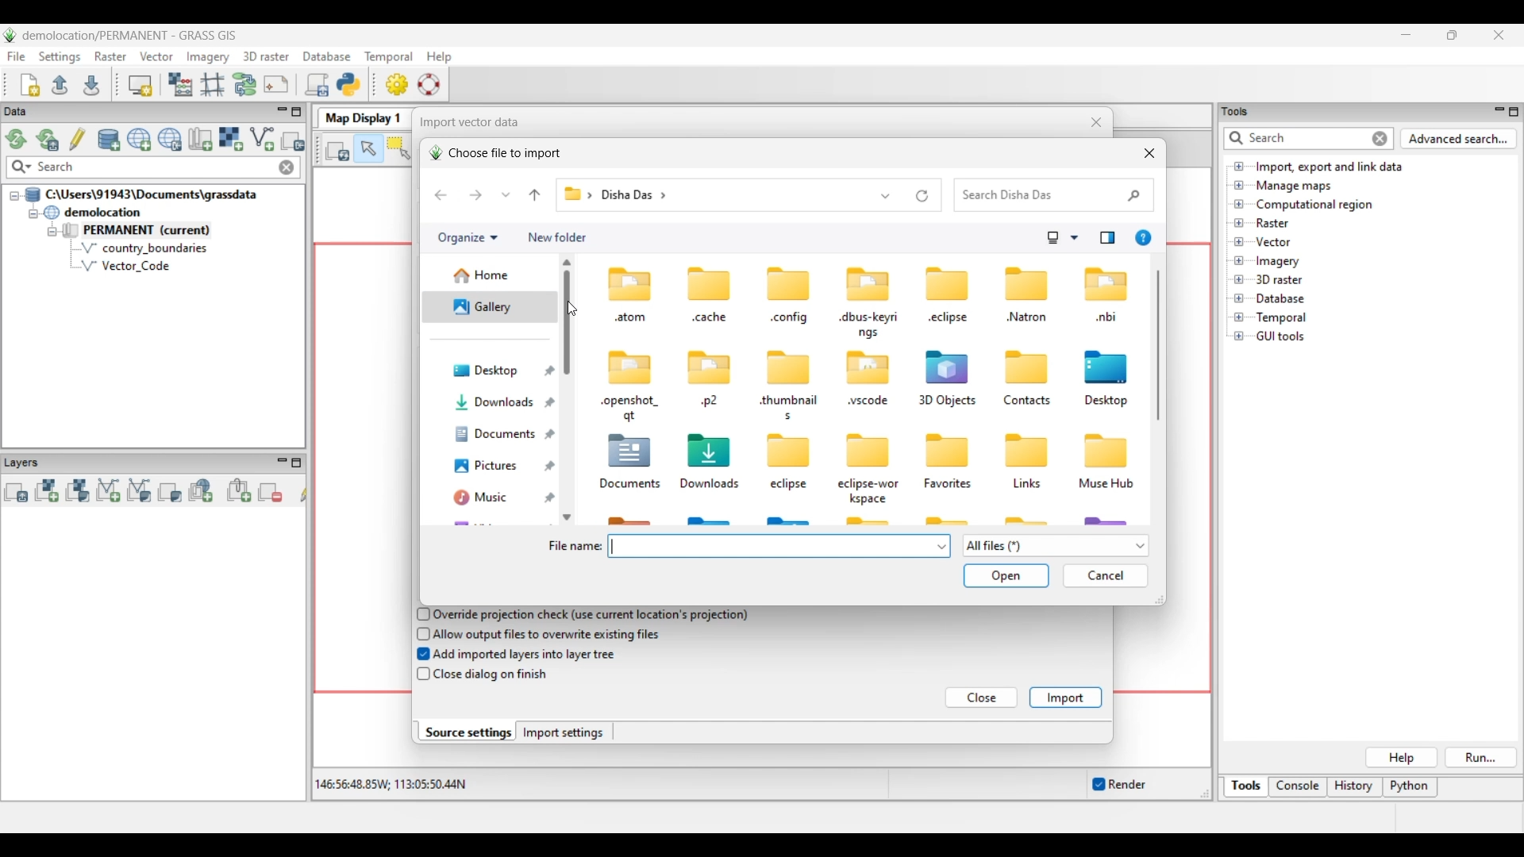  I want to click on History, so click(1355, 787).